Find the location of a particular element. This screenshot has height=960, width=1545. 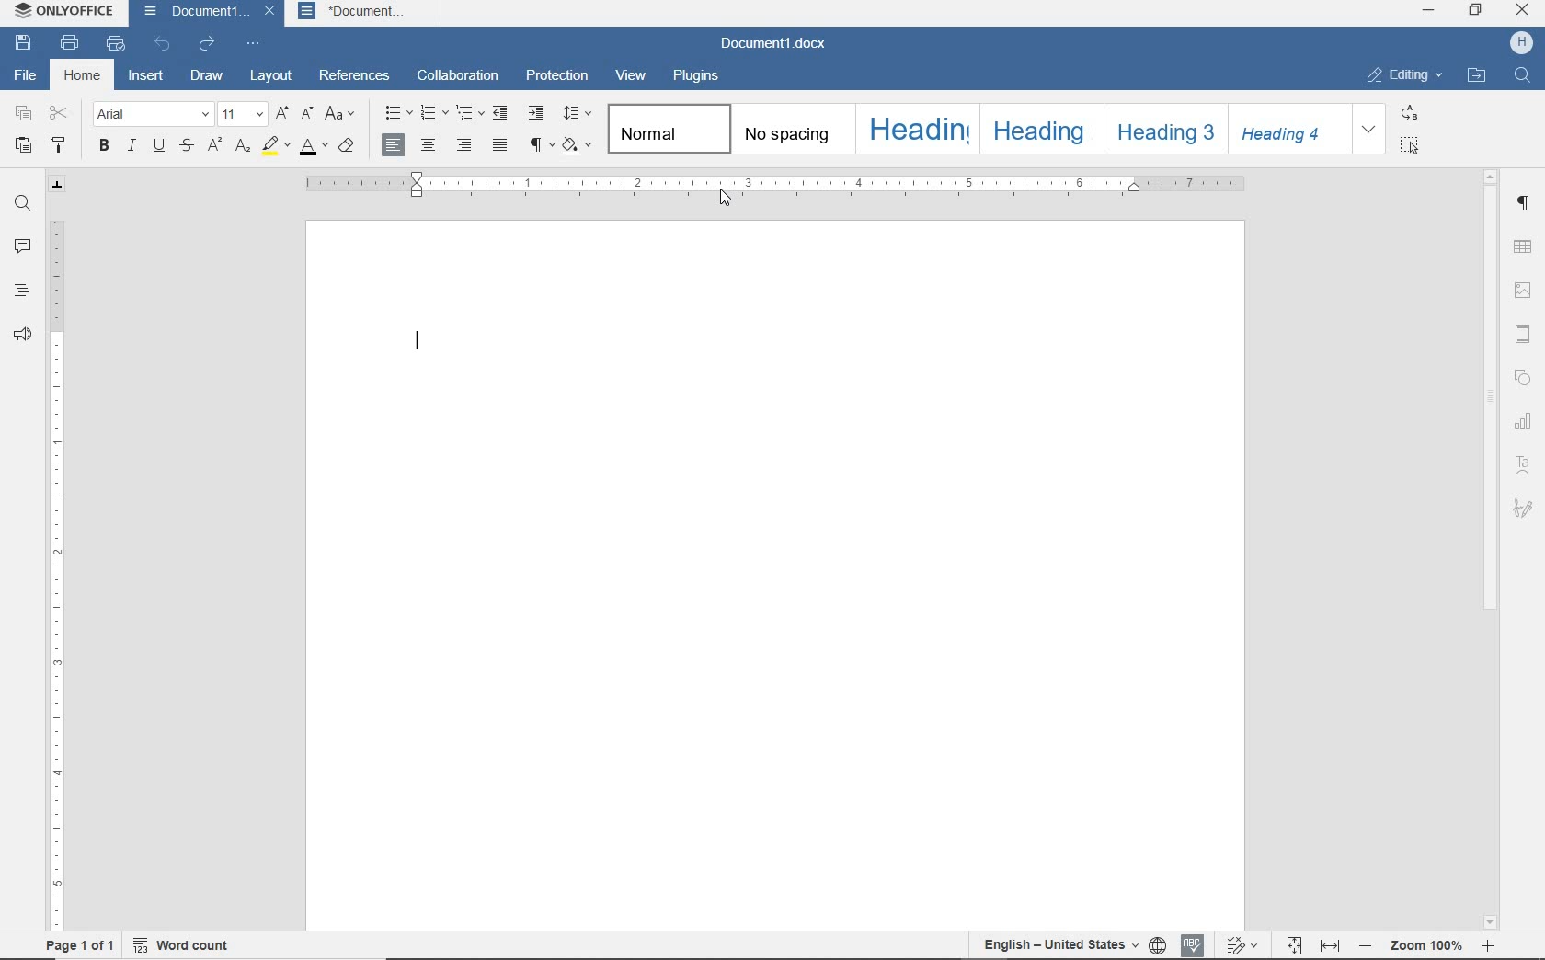

document is located at coordinates (366, 14).